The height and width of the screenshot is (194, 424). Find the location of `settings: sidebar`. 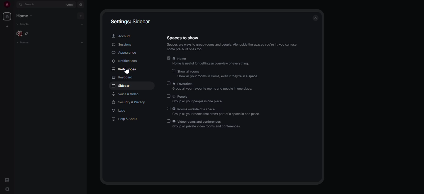

settings: sidebar is located at coordinates (130, 21).